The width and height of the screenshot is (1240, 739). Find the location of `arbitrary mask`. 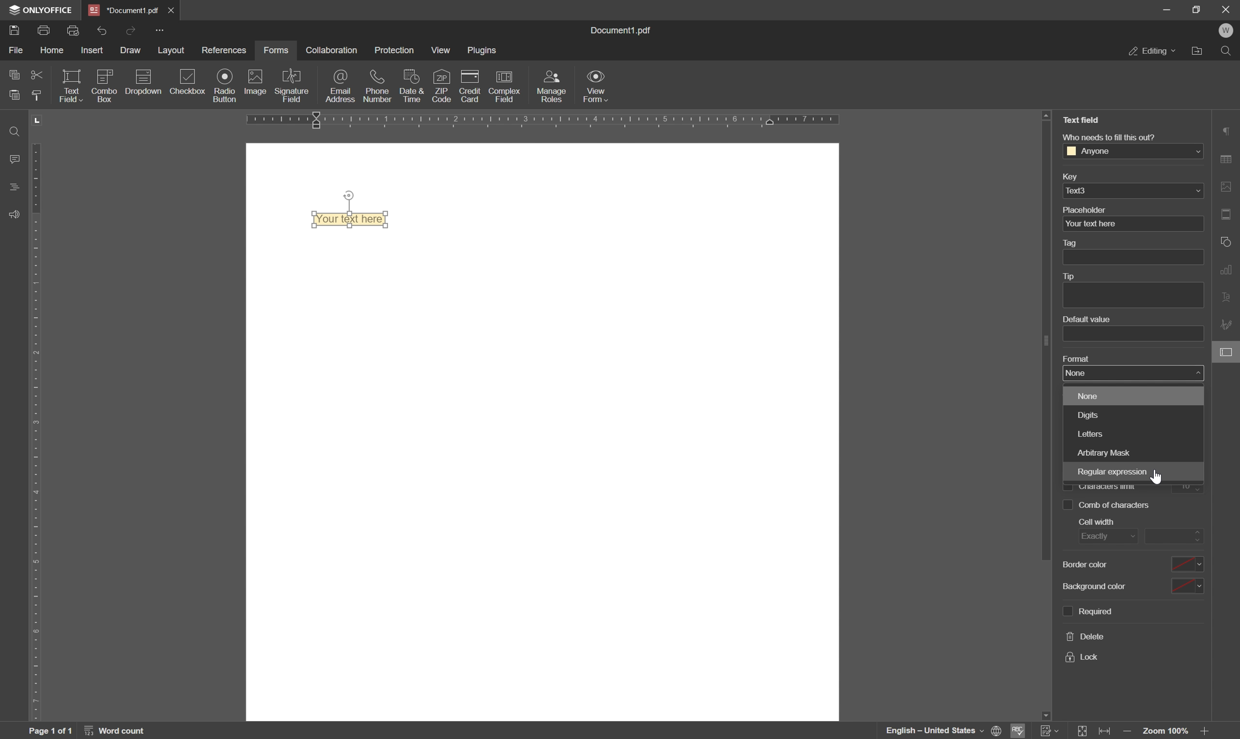

arbitrary mask is located at coordinates (1104, 452).